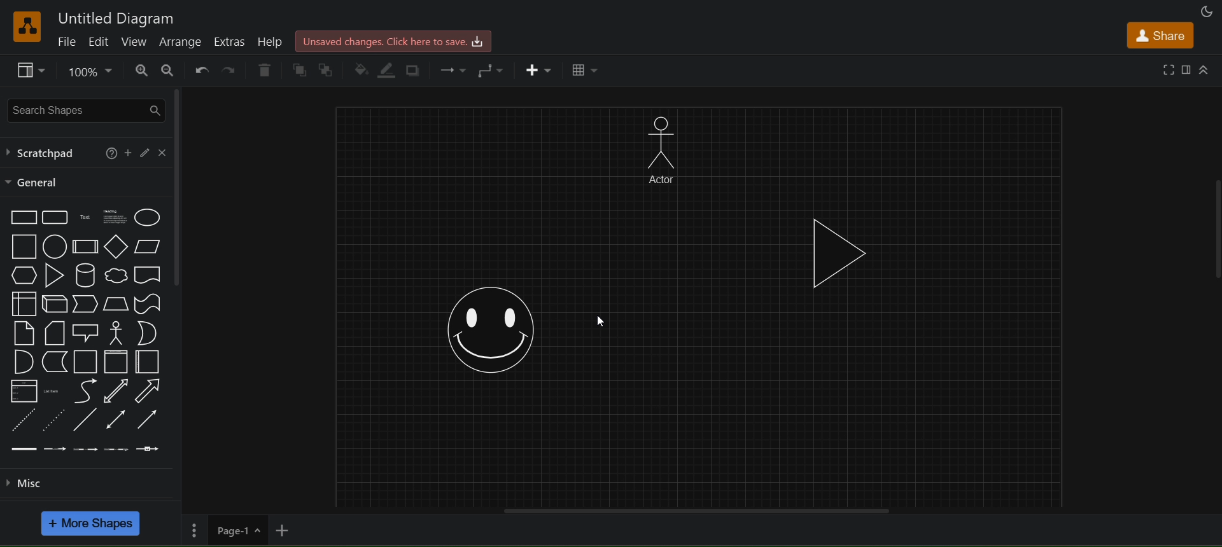  Describe the element at coordinates (453, 69) in the screenshot. I see `connection` at that location.